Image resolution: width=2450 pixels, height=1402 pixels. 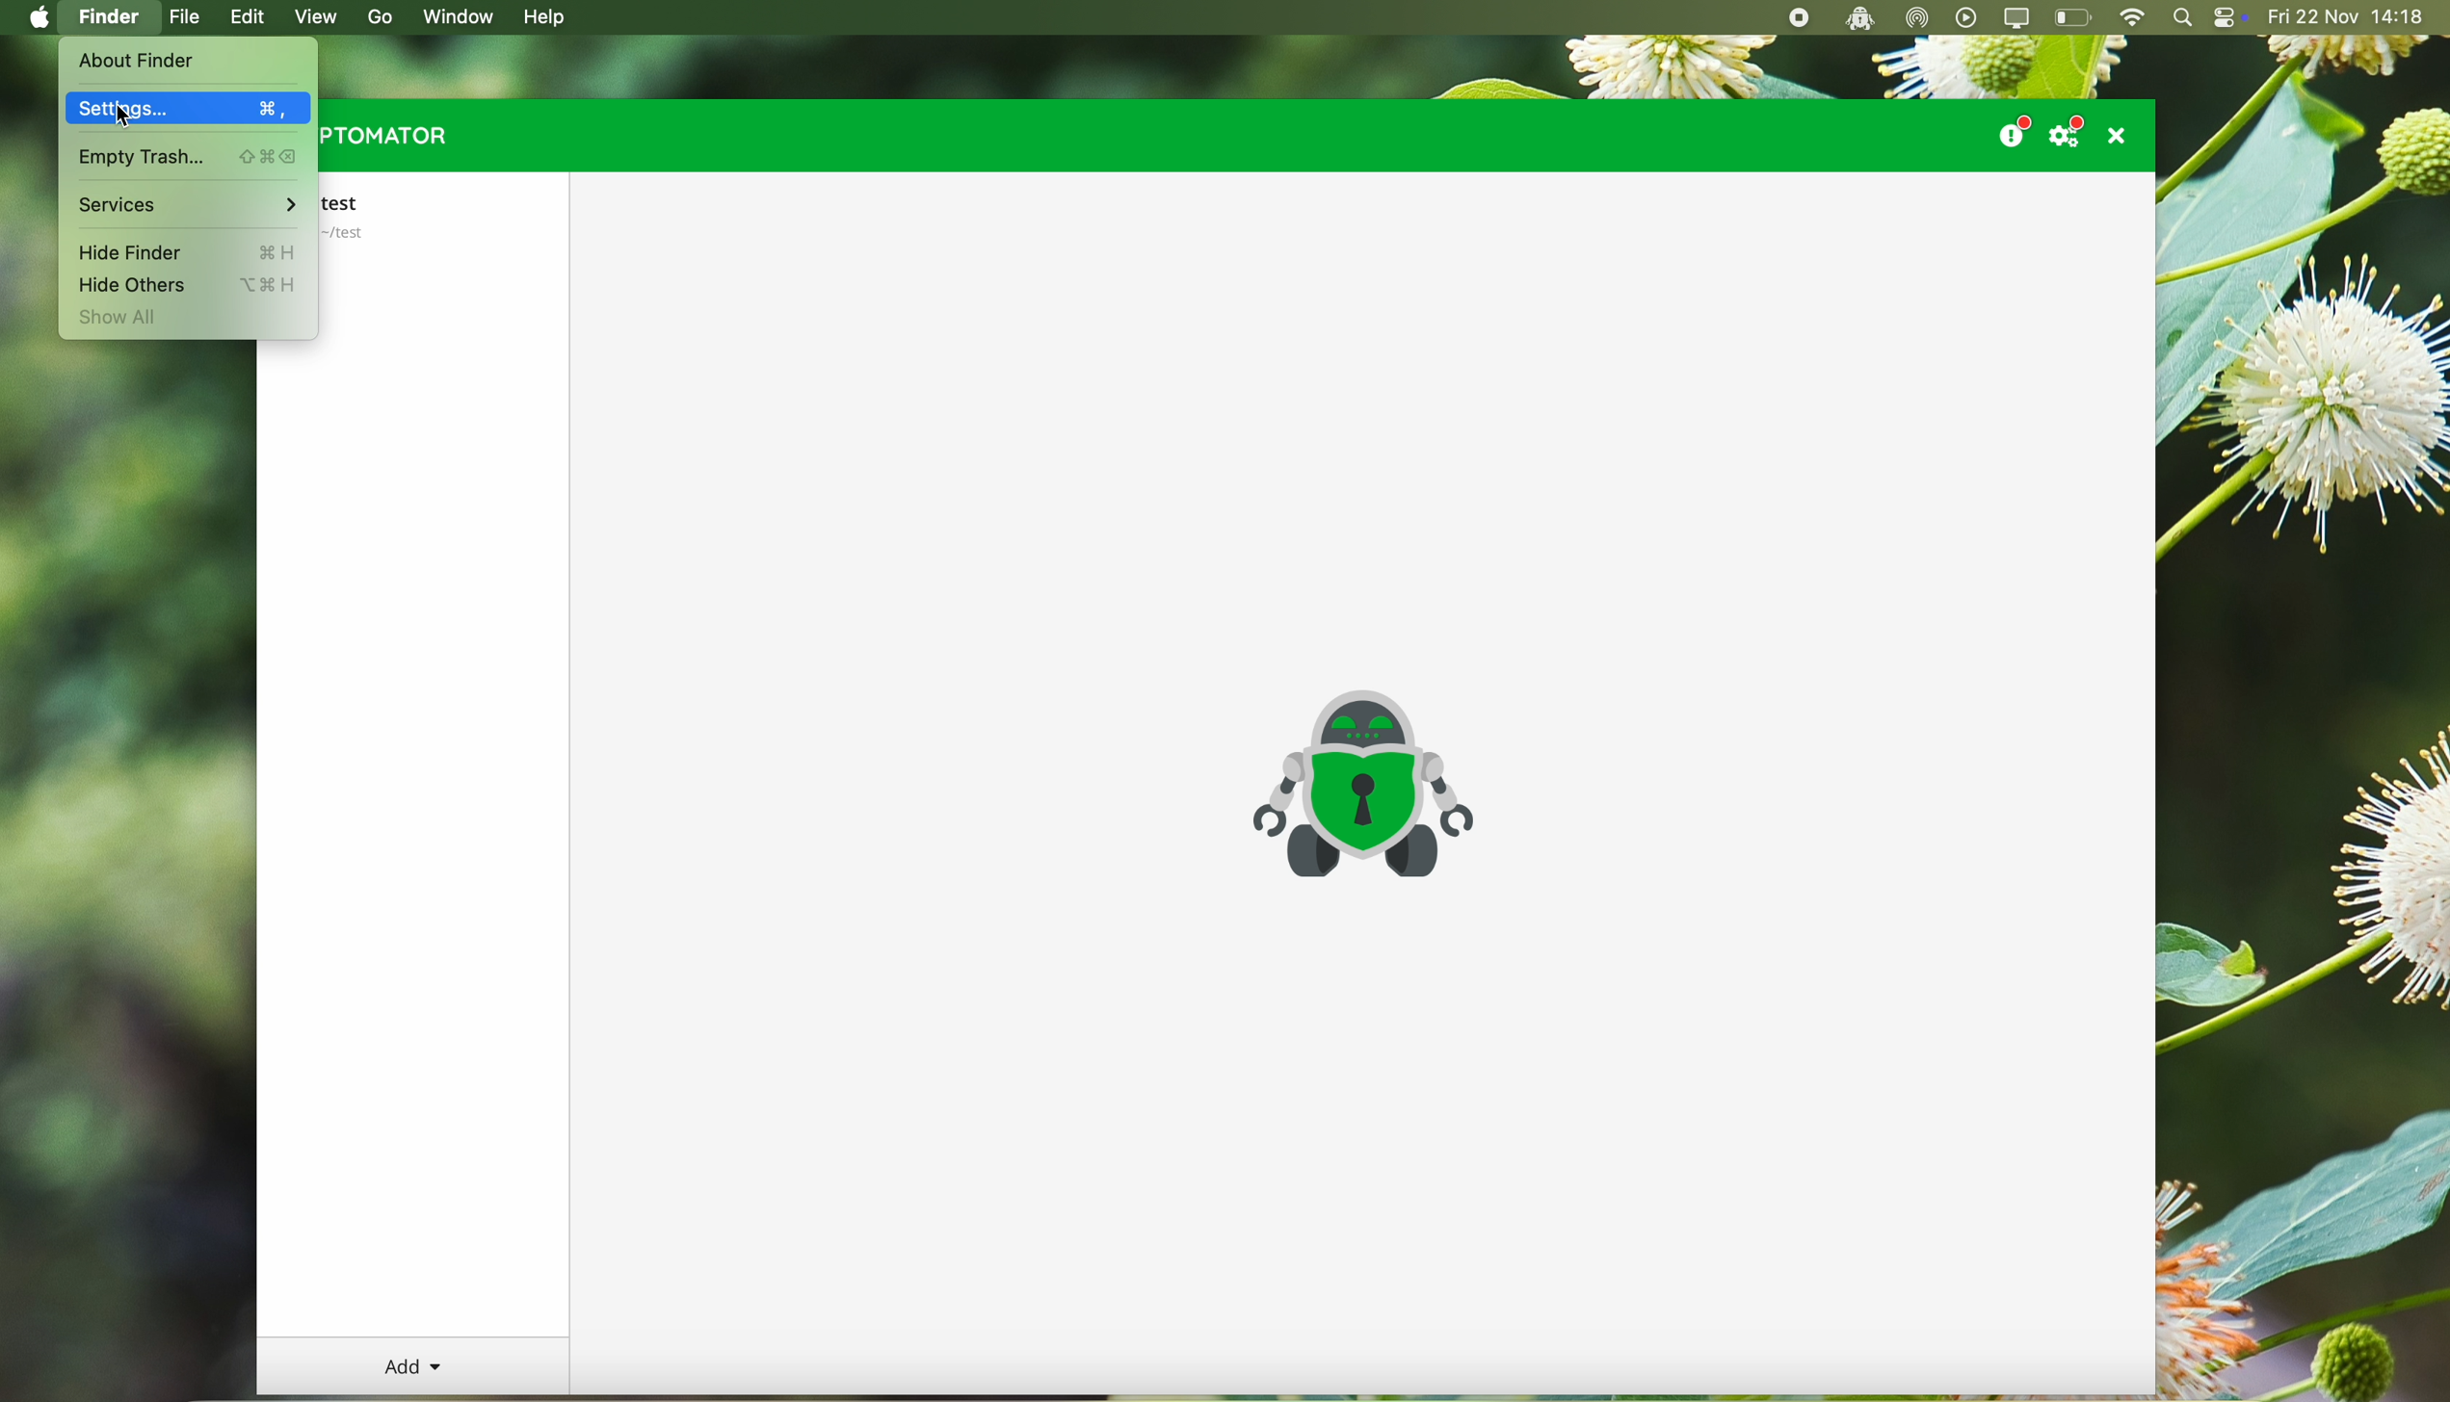 I want to click on services, so click(x=186, y=205).